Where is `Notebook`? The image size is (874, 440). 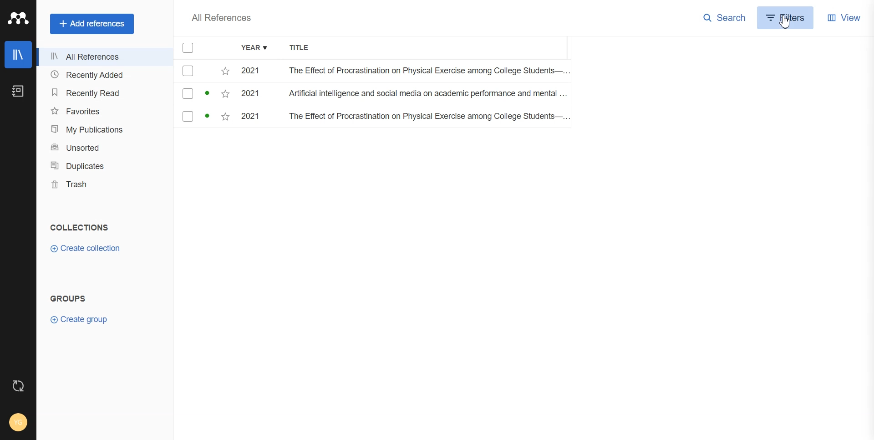
Notebook is located at coordinates (18, 92).